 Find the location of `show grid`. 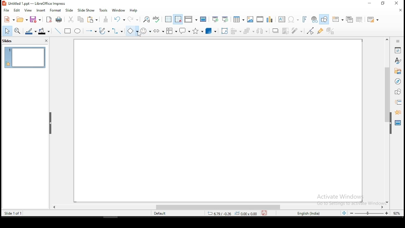

show grid is located at coordinates (168, 19).